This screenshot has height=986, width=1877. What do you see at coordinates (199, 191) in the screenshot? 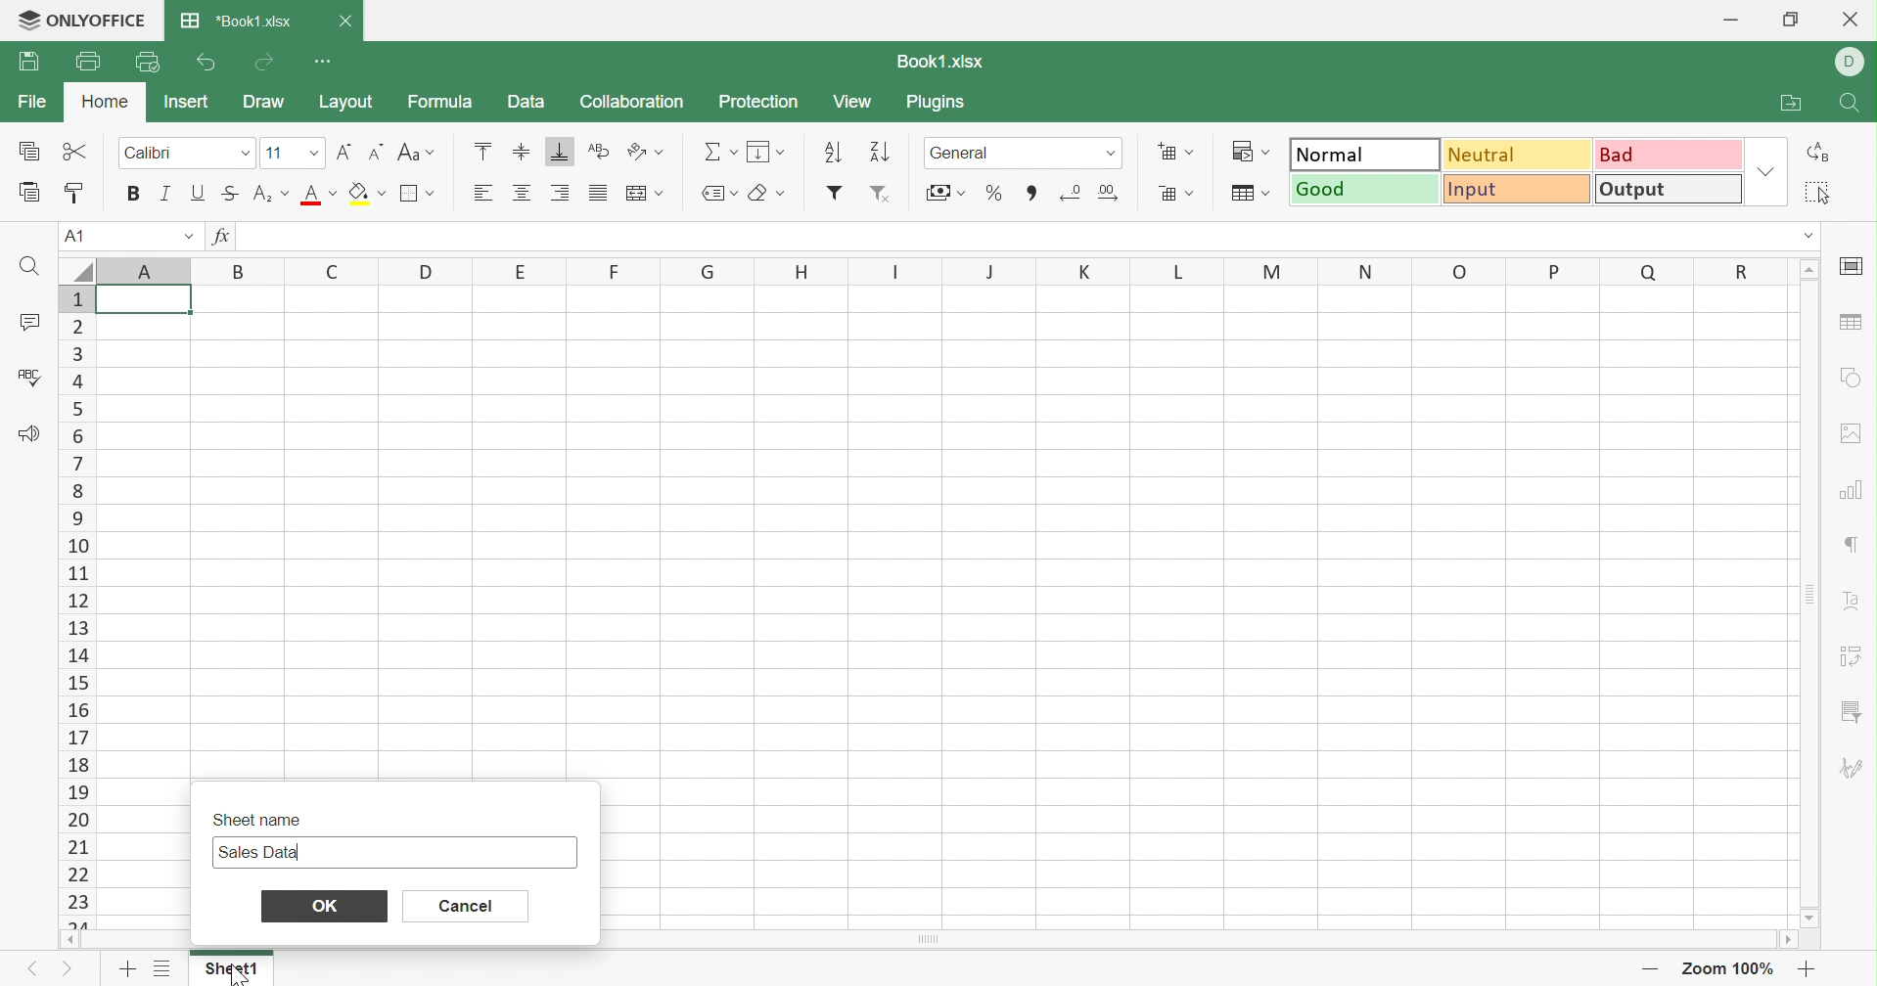
I see `Underline` at bounding box center [199, 191].